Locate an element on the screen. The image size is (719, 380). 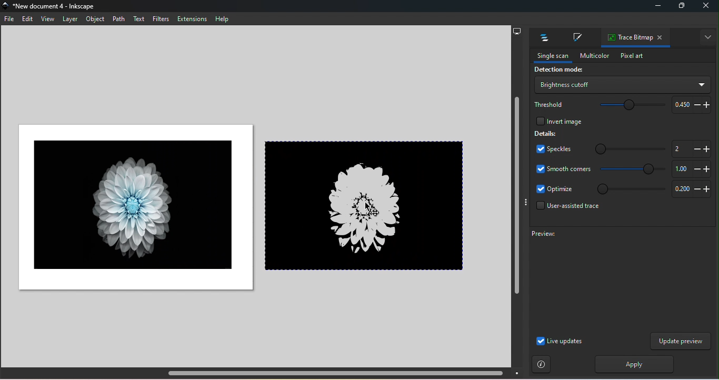
cursor is located at coordinates (367, 206).